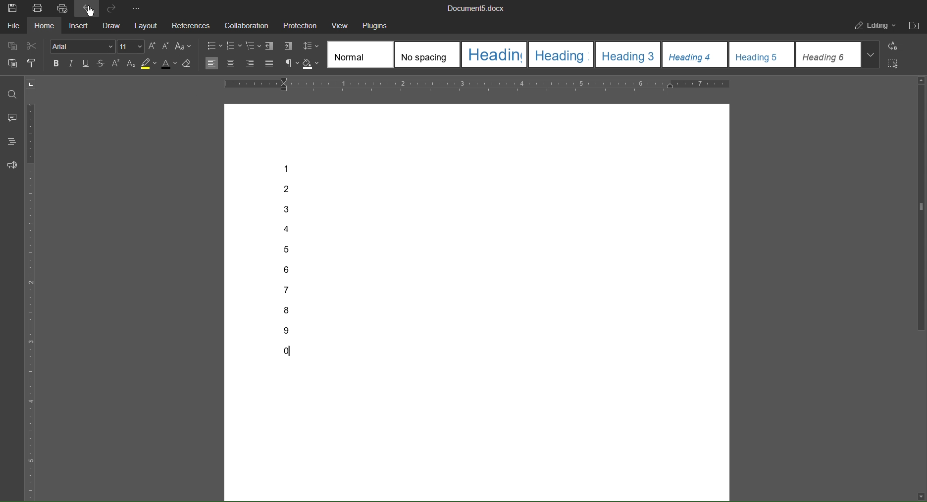  Describe the element at coordinates (79, 26) in the screenshot. I see `Insert` at that location.